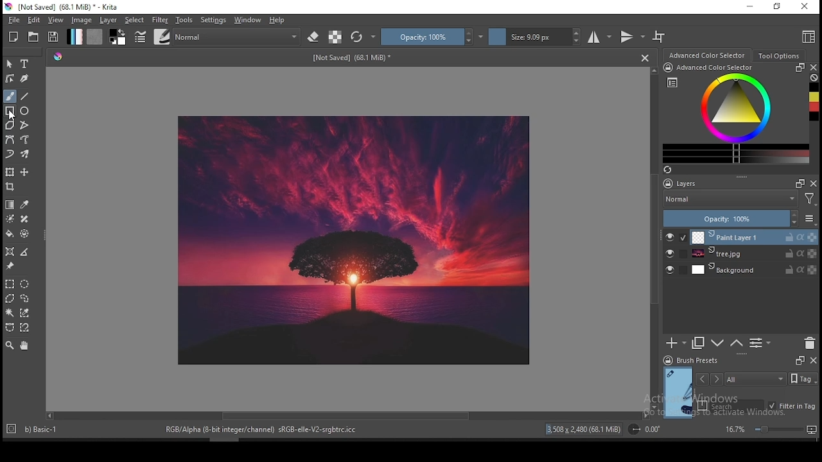  What do you see at coordinates (26, 252) in the screenshot?
I see `measure distance between two points` at bounding box center [26, 252].